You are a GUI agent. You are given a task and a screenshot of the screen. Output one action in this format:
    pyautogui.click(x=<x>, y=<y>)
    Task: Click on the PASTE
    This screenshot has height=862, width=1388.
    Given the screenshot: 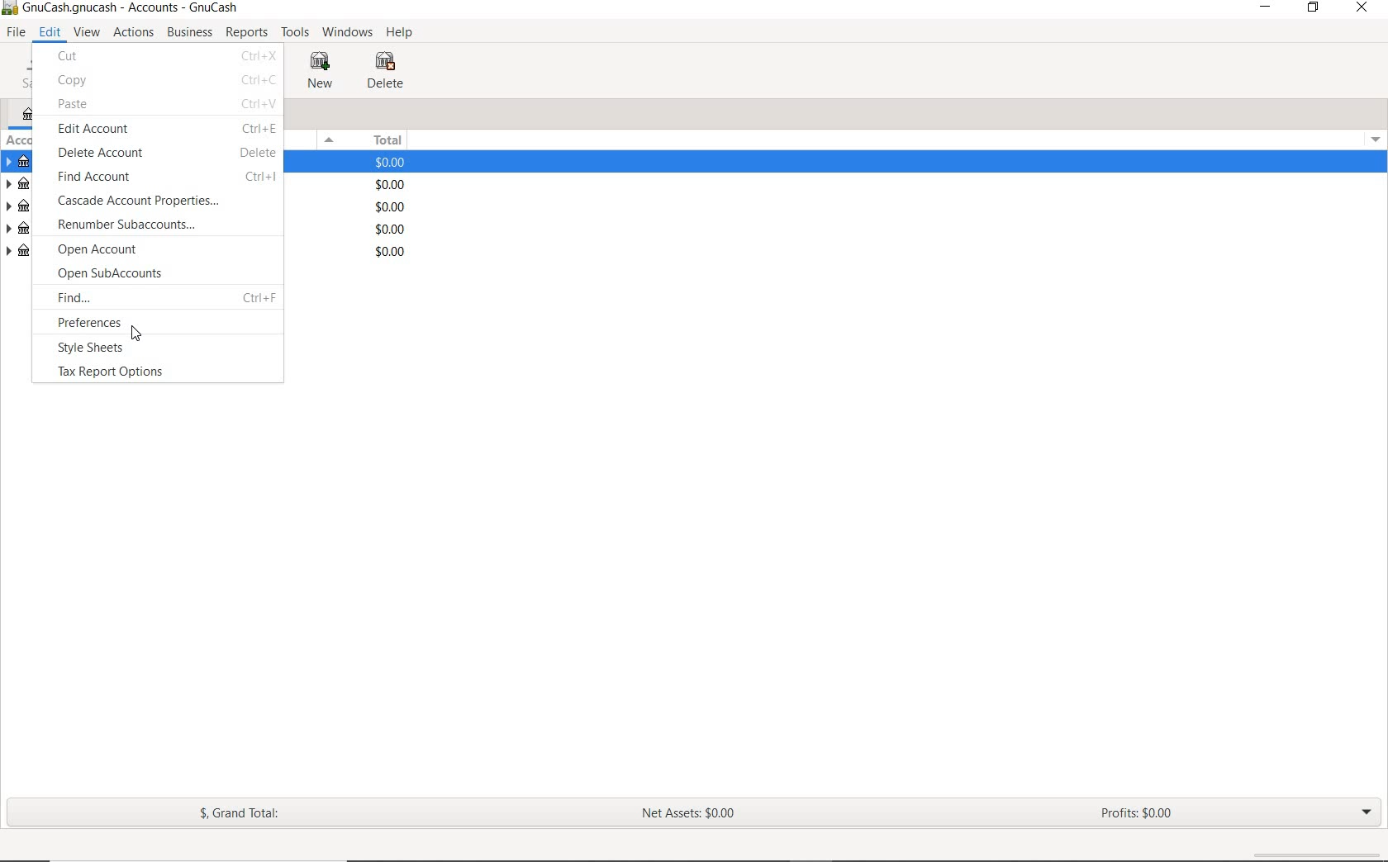 What is the action you would take?
    pyautogui.click(x=166, y=104)
    